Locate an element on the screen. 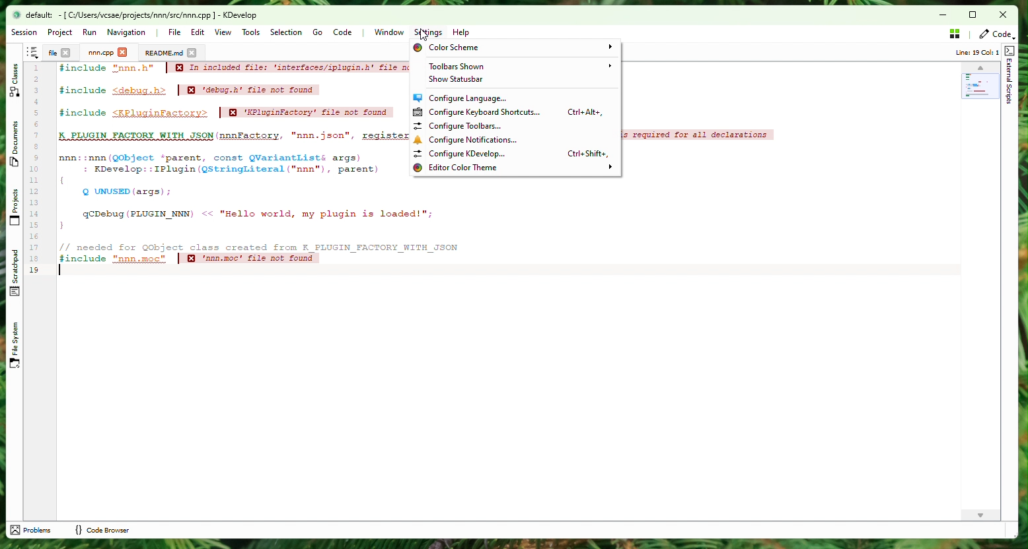 This screenshot has width=1028, height=549. 8 is located at coordinates (36, 146).